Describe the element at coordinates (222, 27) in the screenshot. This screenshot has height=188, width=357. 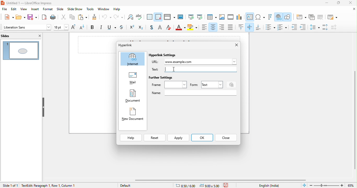
I see `align right` at that location.